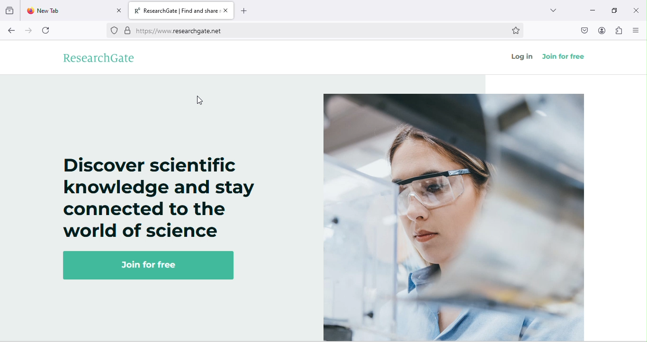 Image resolution: width=647 pixels, height=342 pixels. Describe the element at coordinates (10, 10) in the screenshot. I see `group` at that location.